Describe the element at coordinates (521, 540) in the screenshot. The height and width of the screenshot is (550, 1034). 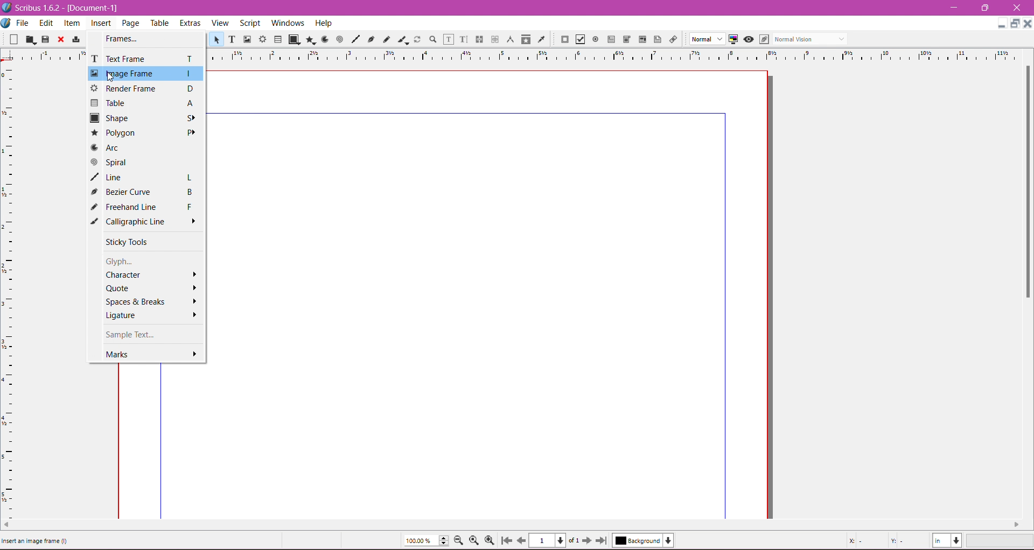
I see `Go to the previous page` at that location.